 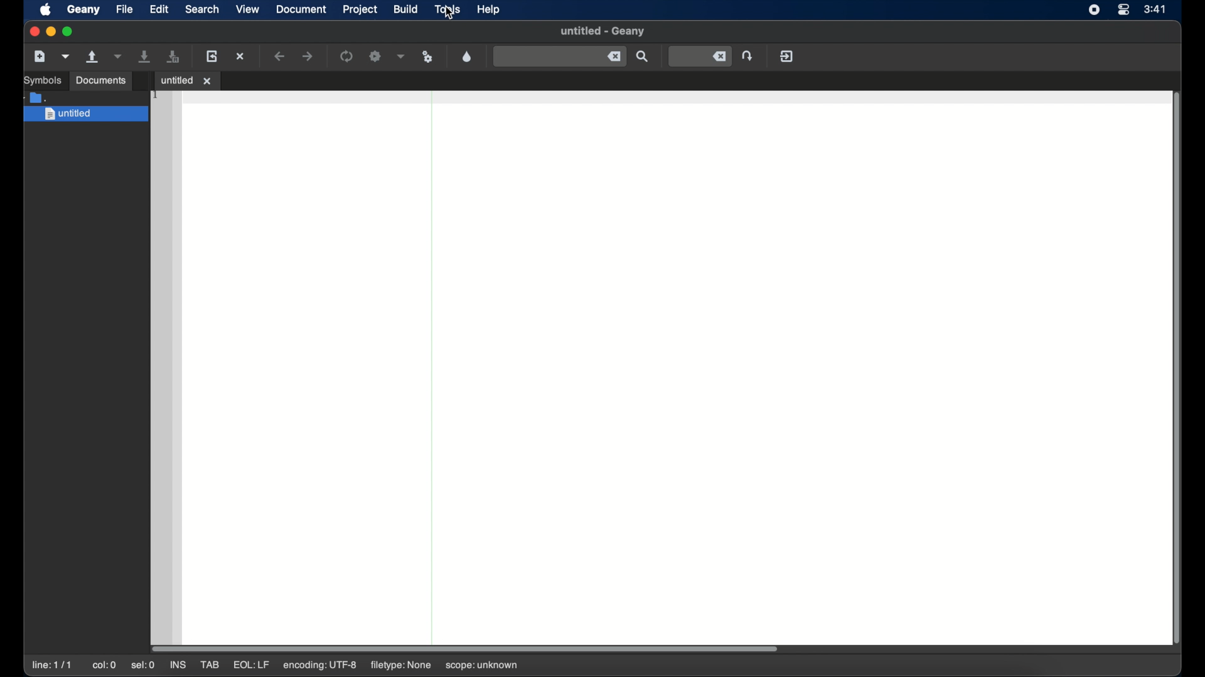 What do you see at coordinates (786, 56) in the screenshot?
I see `quit geany` at bounding box center [786, 56].